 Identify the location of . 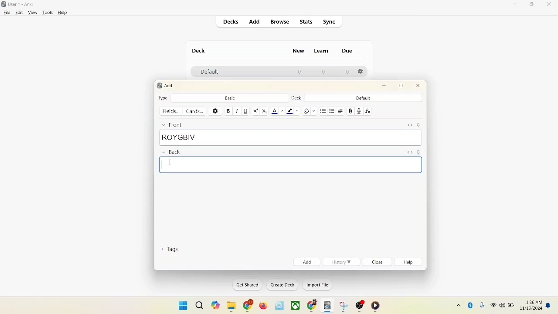
(300, 72).